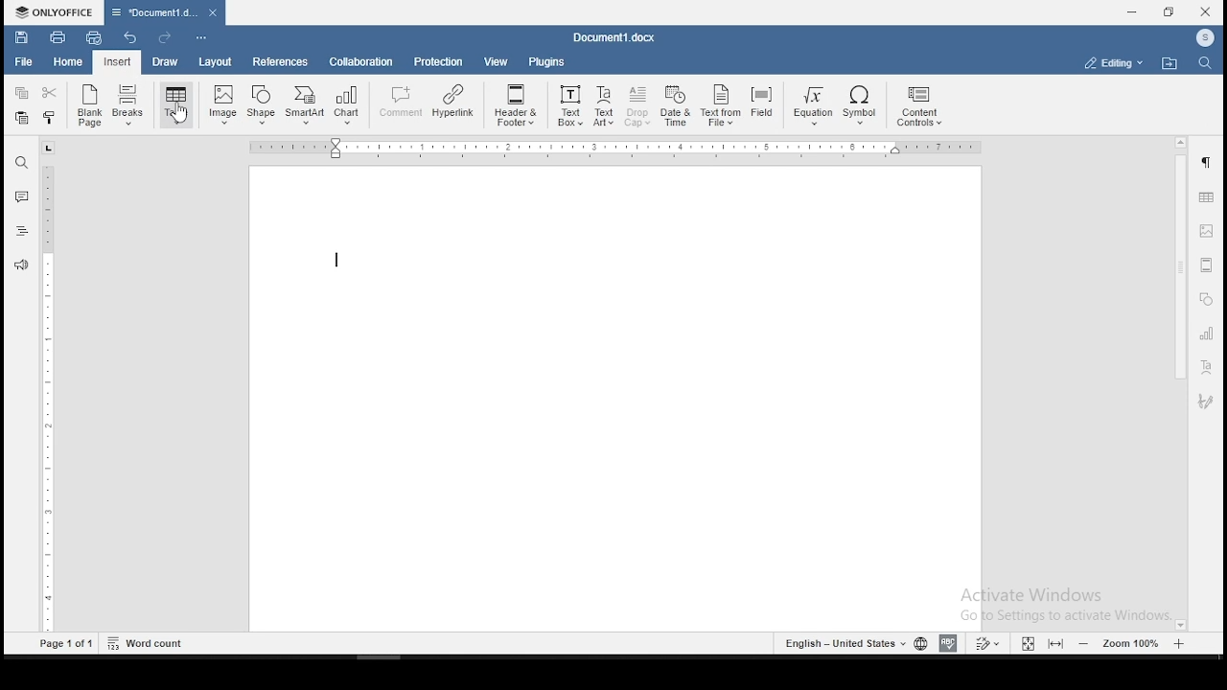 This screenshot has width=1227, height=690. Describe the element at coordinates (58, 36) in the screenshot. I see `print file` at that location.